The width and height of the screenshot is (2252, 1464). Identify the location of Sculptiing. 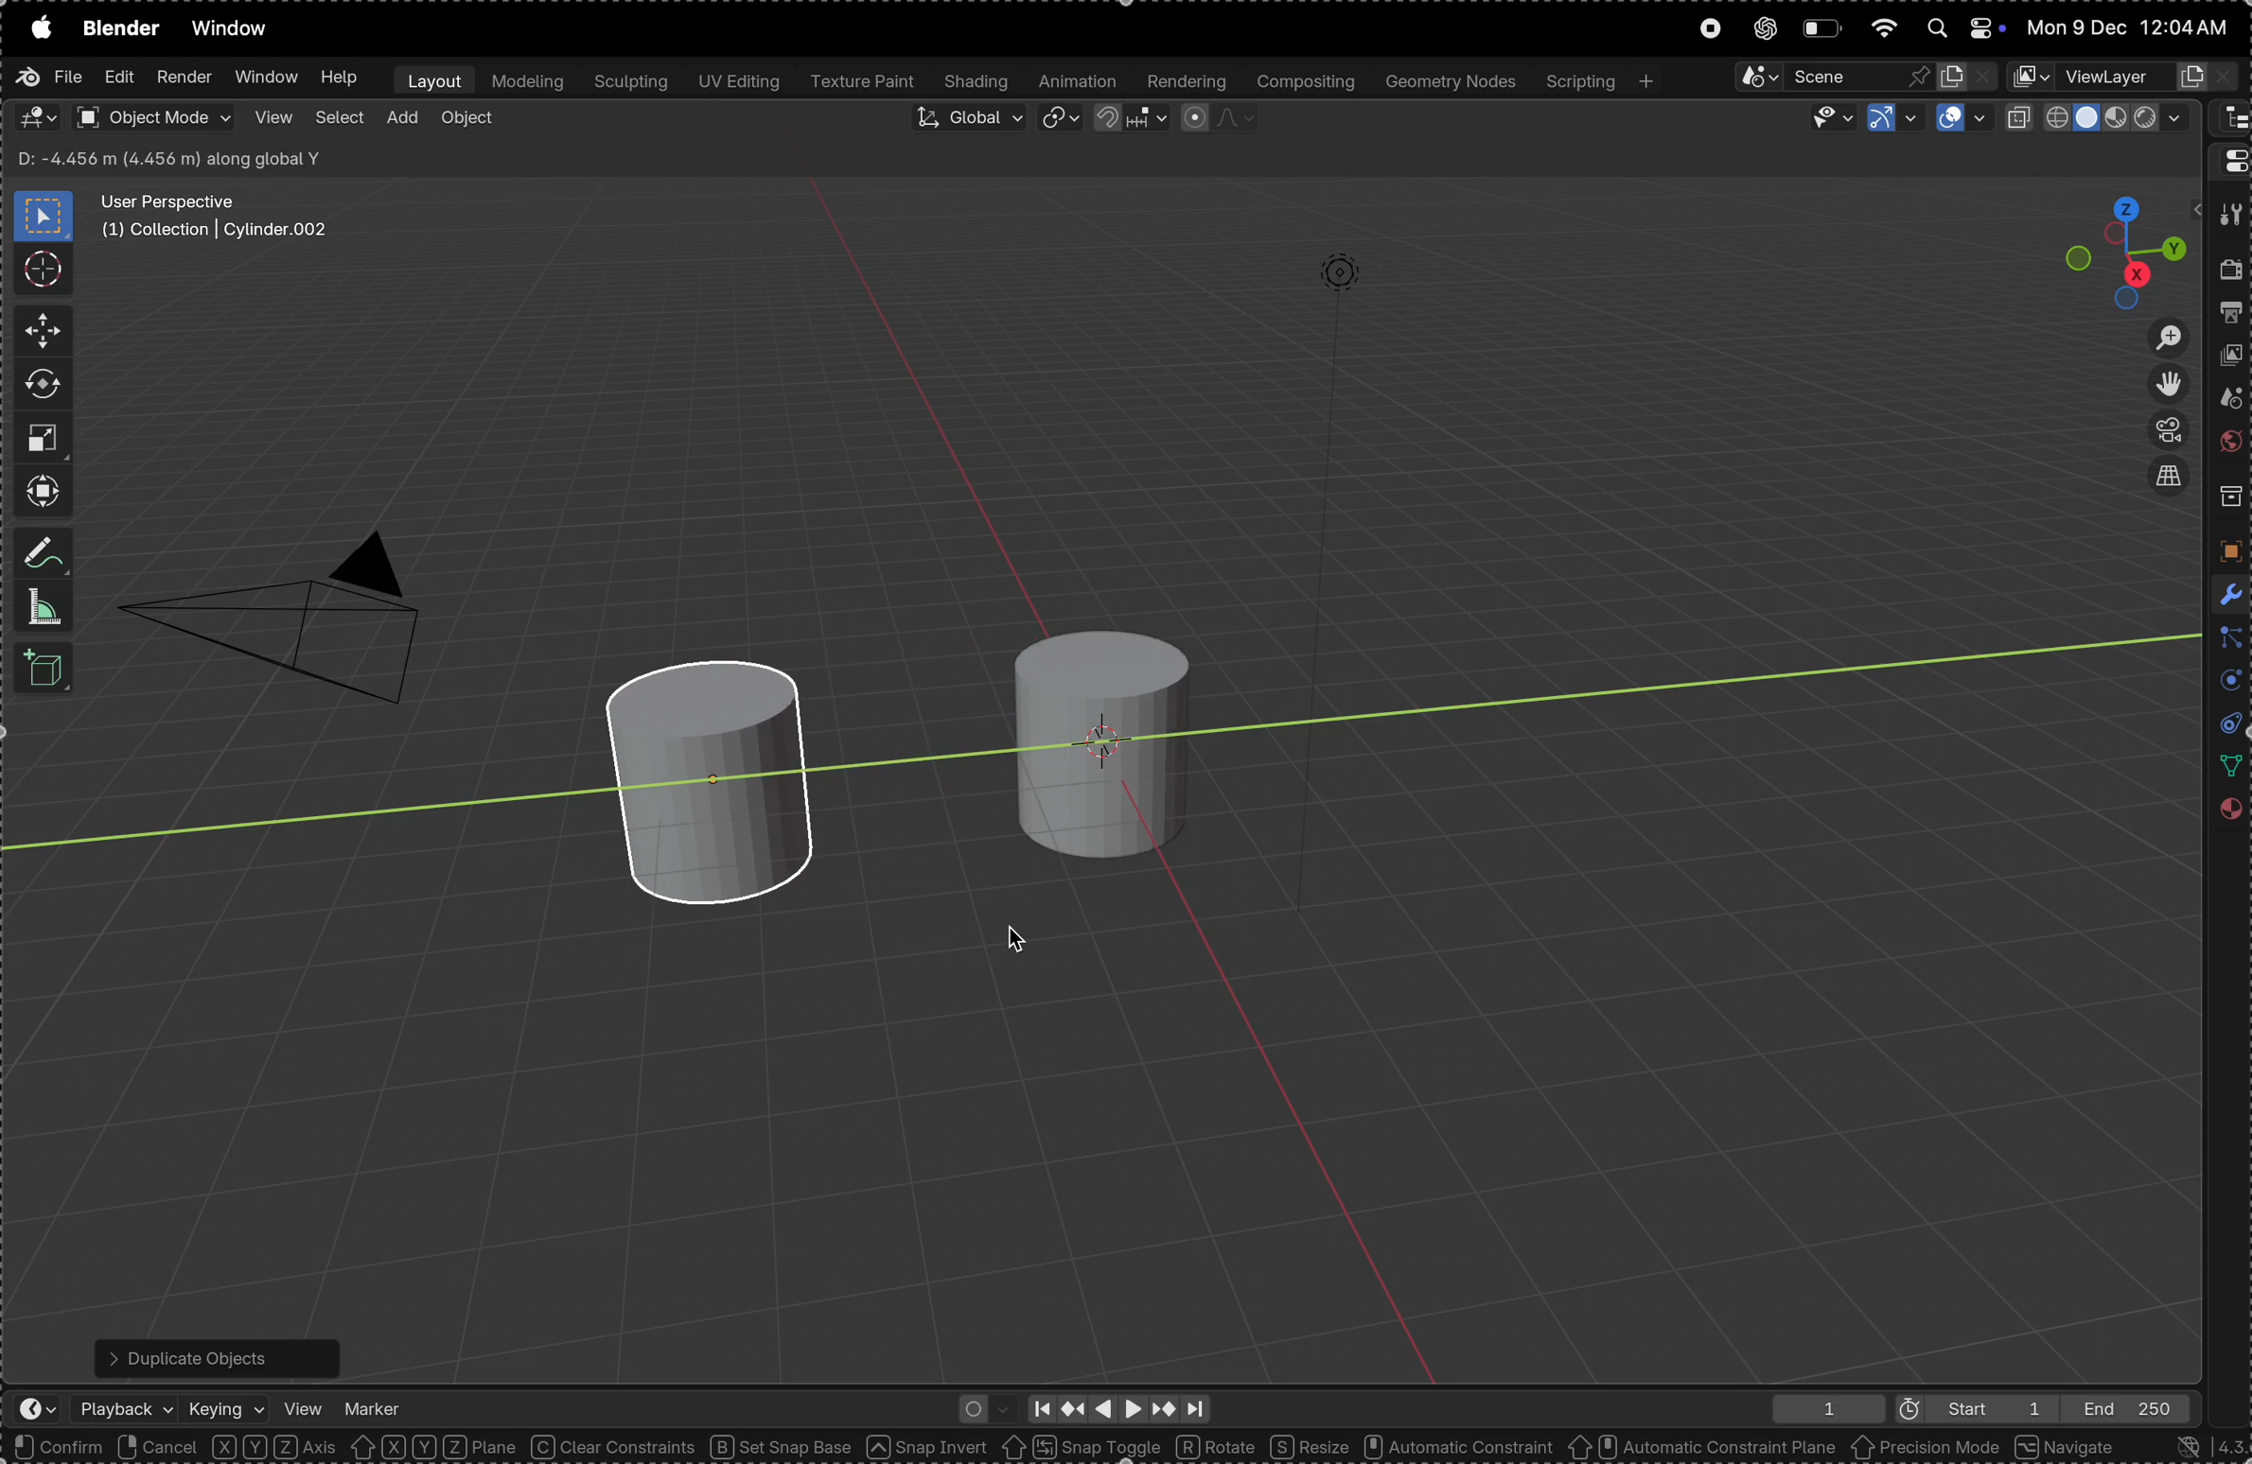
(629, 82).